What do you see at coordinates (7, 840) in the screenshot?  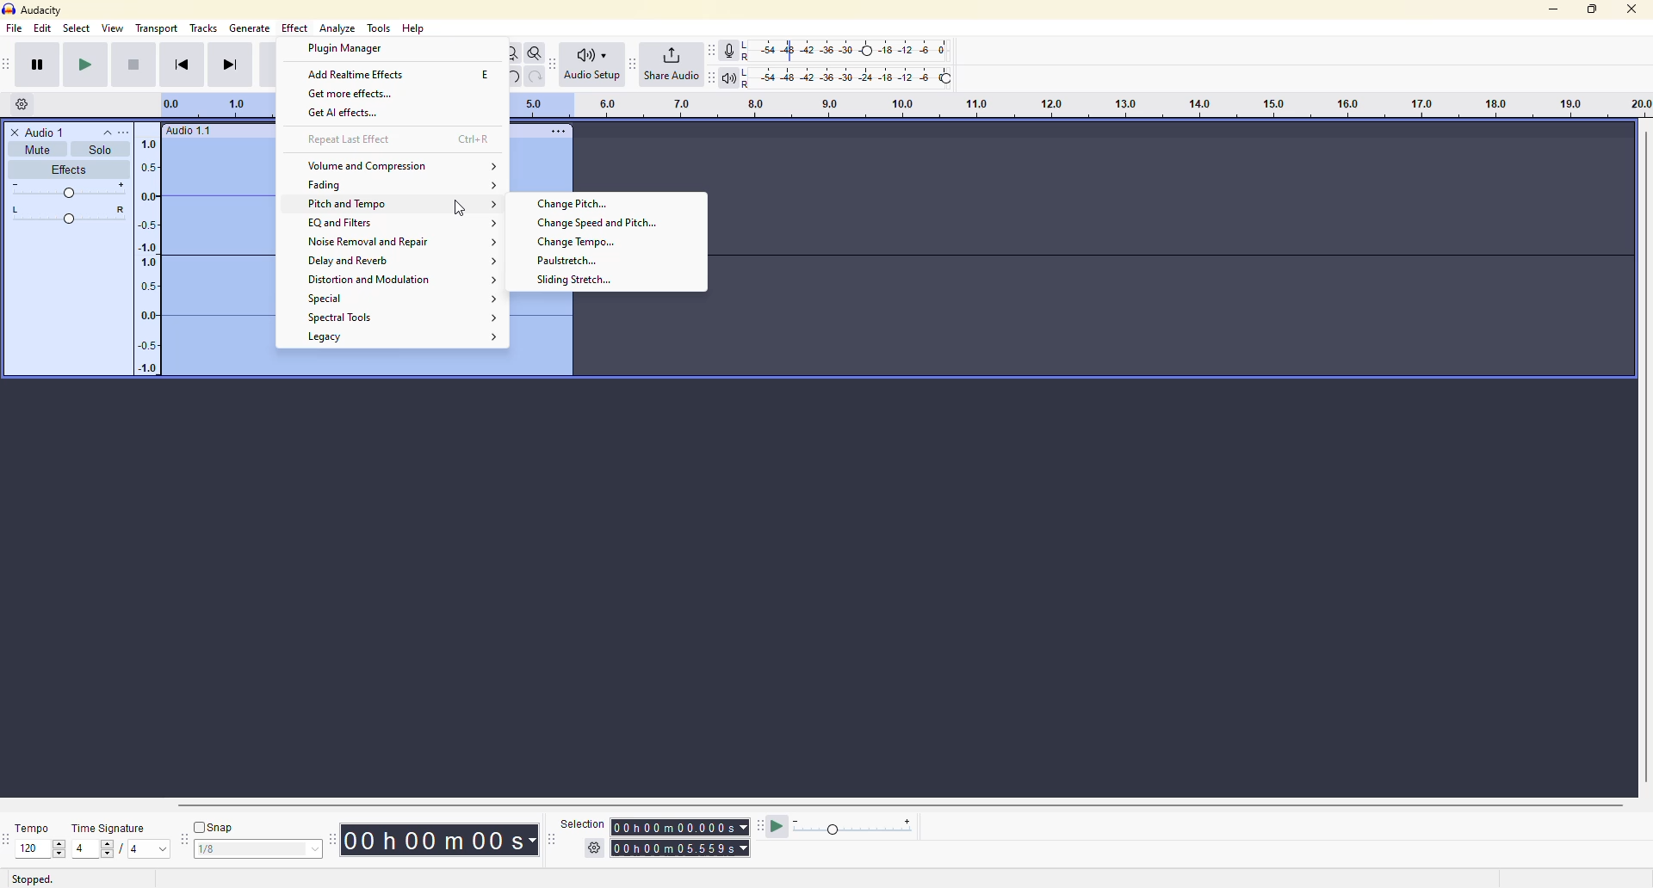 I see `time signature toolbar` at bounding box center [7, 840].